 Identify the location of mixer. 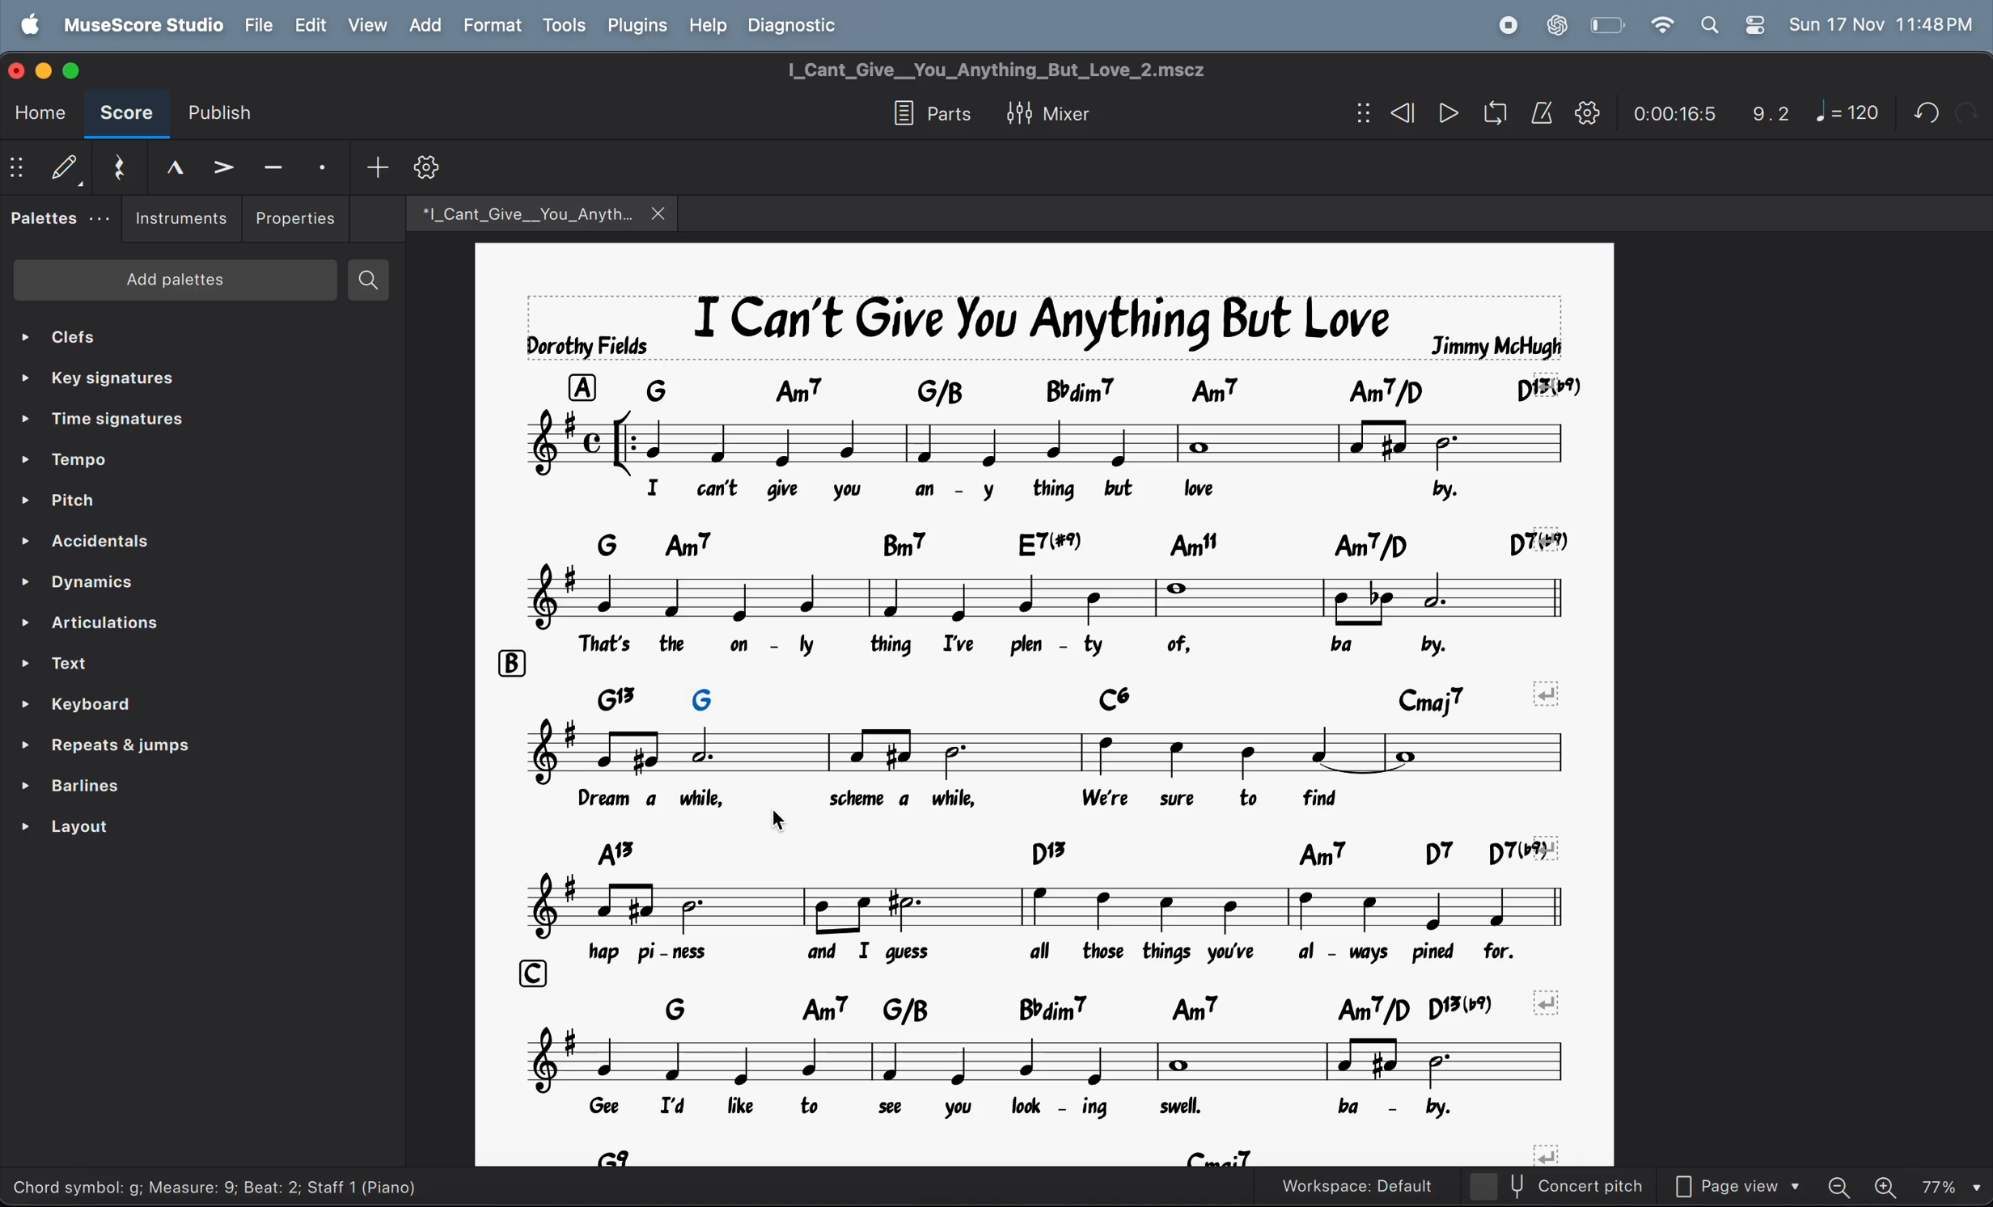
(1048, 116).